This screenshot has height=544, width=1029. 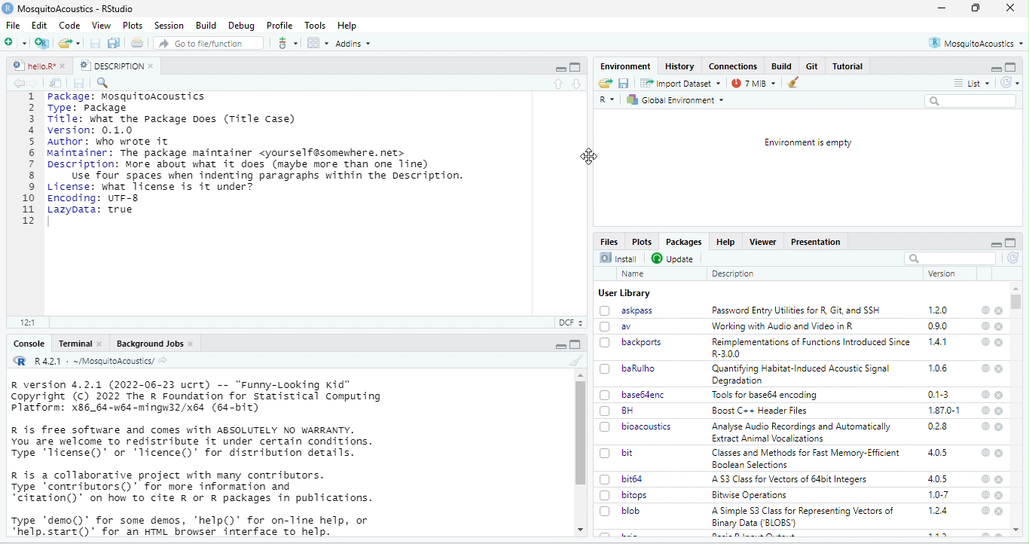 What do you see at coordinates (621, 326) in the screenshot?
I see `av` at bounding box center [621, 326].